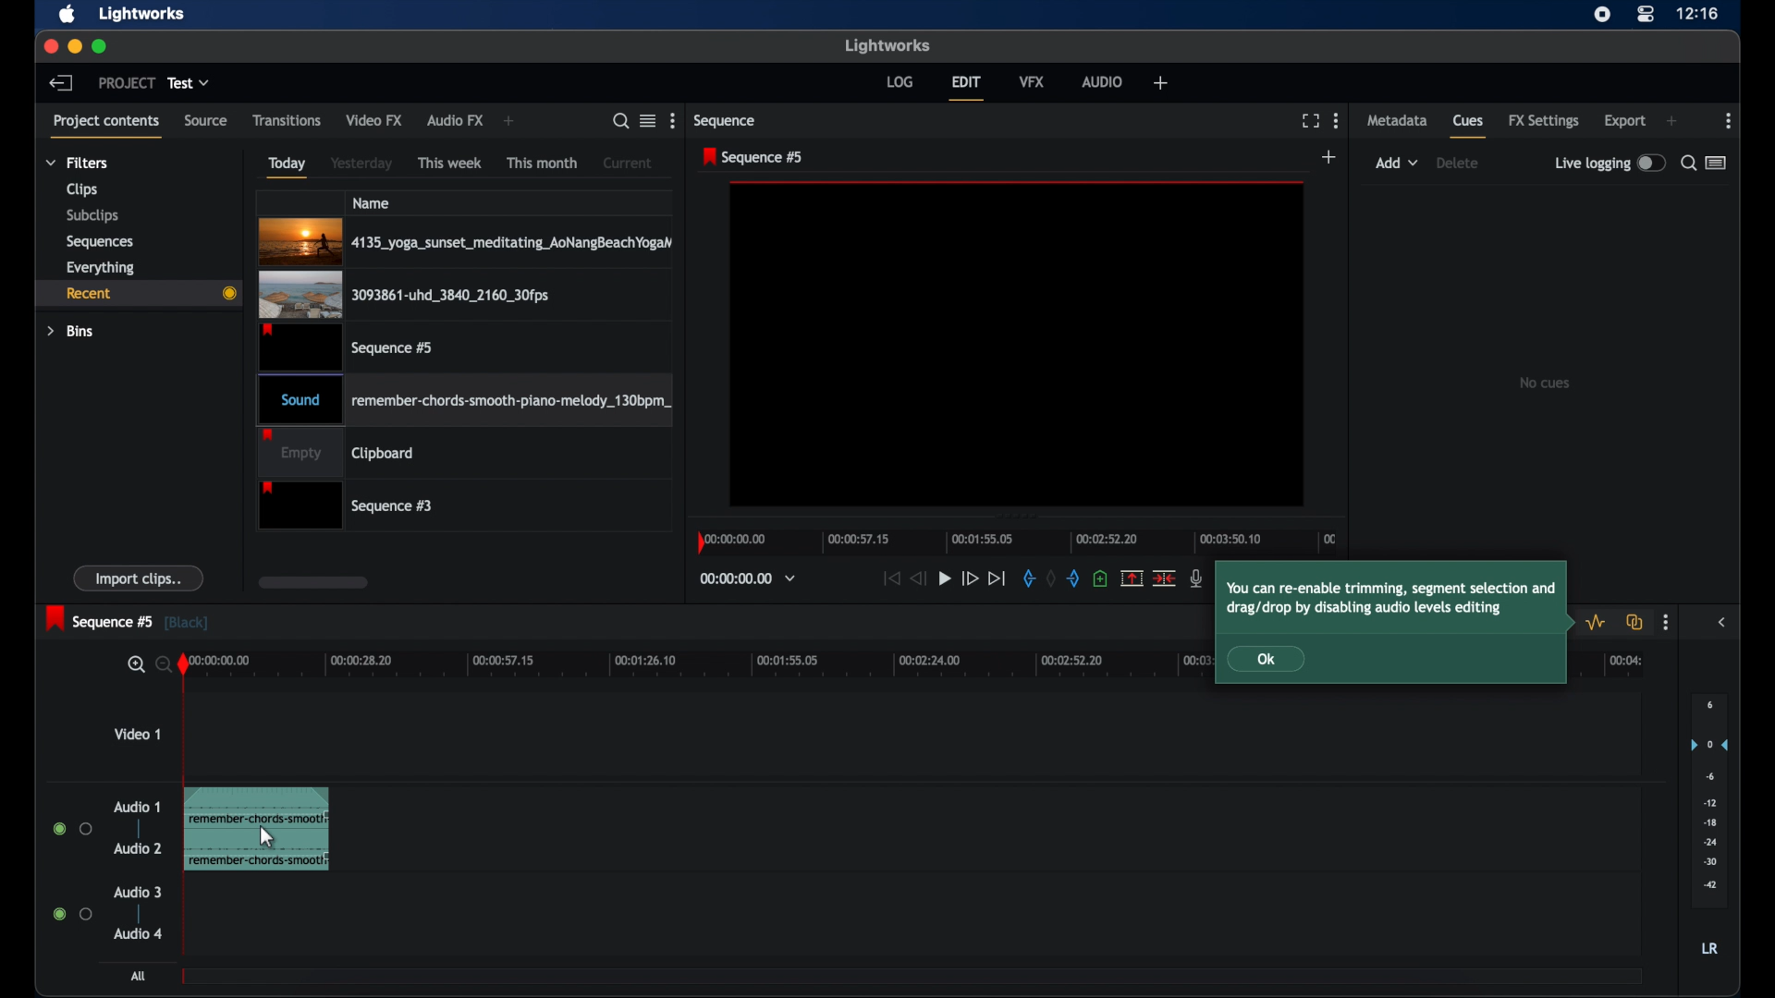  What do you see at coordinates (1723, 621) in the screenshot?
I see `sidebar` at bounding box center [1723, 621].